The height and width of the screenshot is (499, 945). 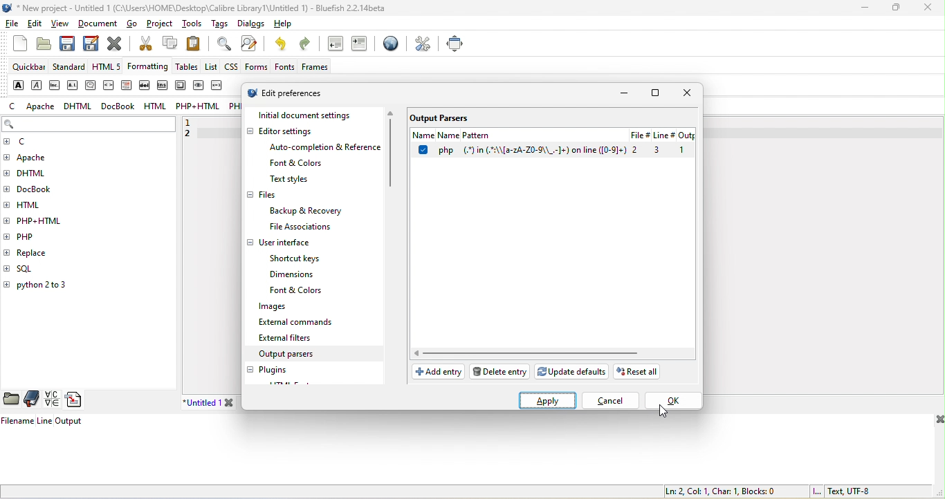 What do you see at coordinates (574, 370) in the screenshot?
I see `update defaults` at bounding box center [574, 370].